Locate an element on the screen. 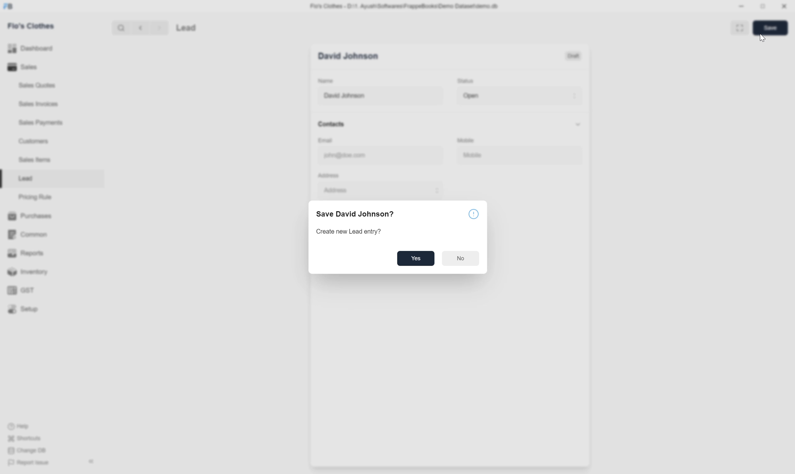  Backward is located at coordinates (138, 27).